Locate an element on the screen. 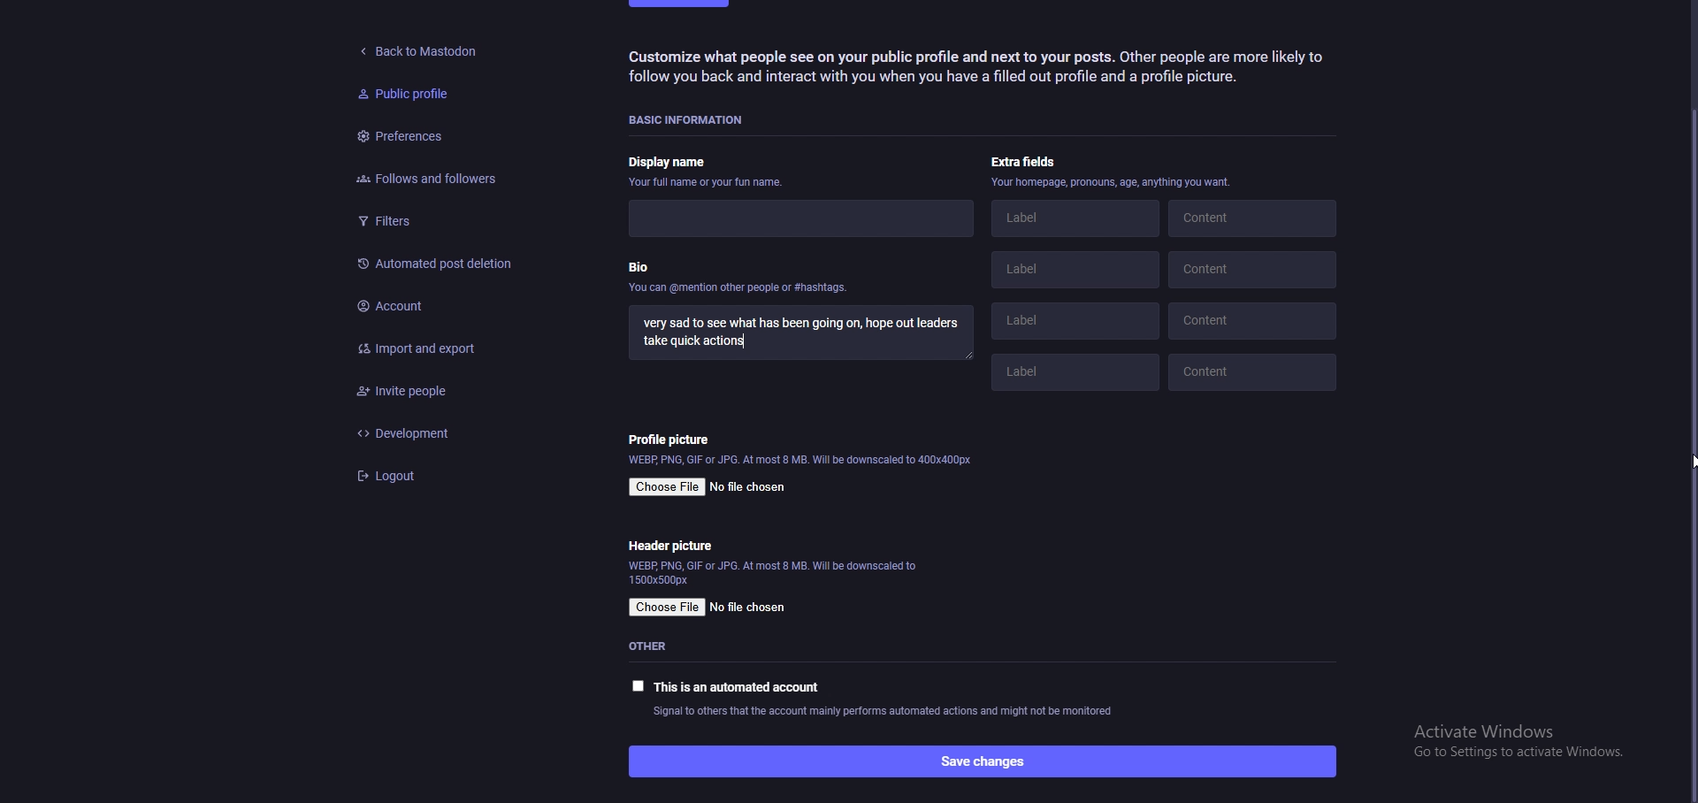 Image resolution: width=1698 pixels, height=803 pixels. info is located at coordinates (772, 573).